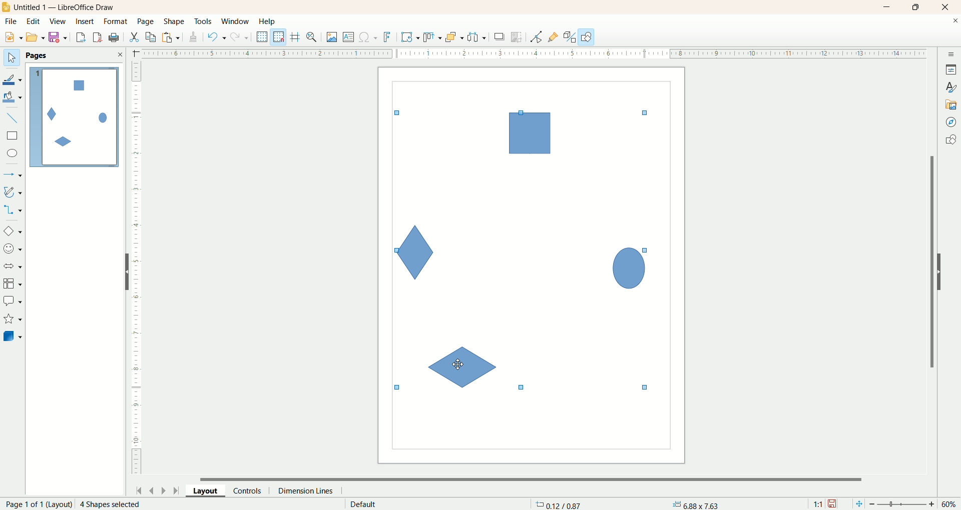 The image size is (961, 510). What do you see at coordinates (951, 122) in the screenshot?
I see `navigator` at bounding box center [951, 122].